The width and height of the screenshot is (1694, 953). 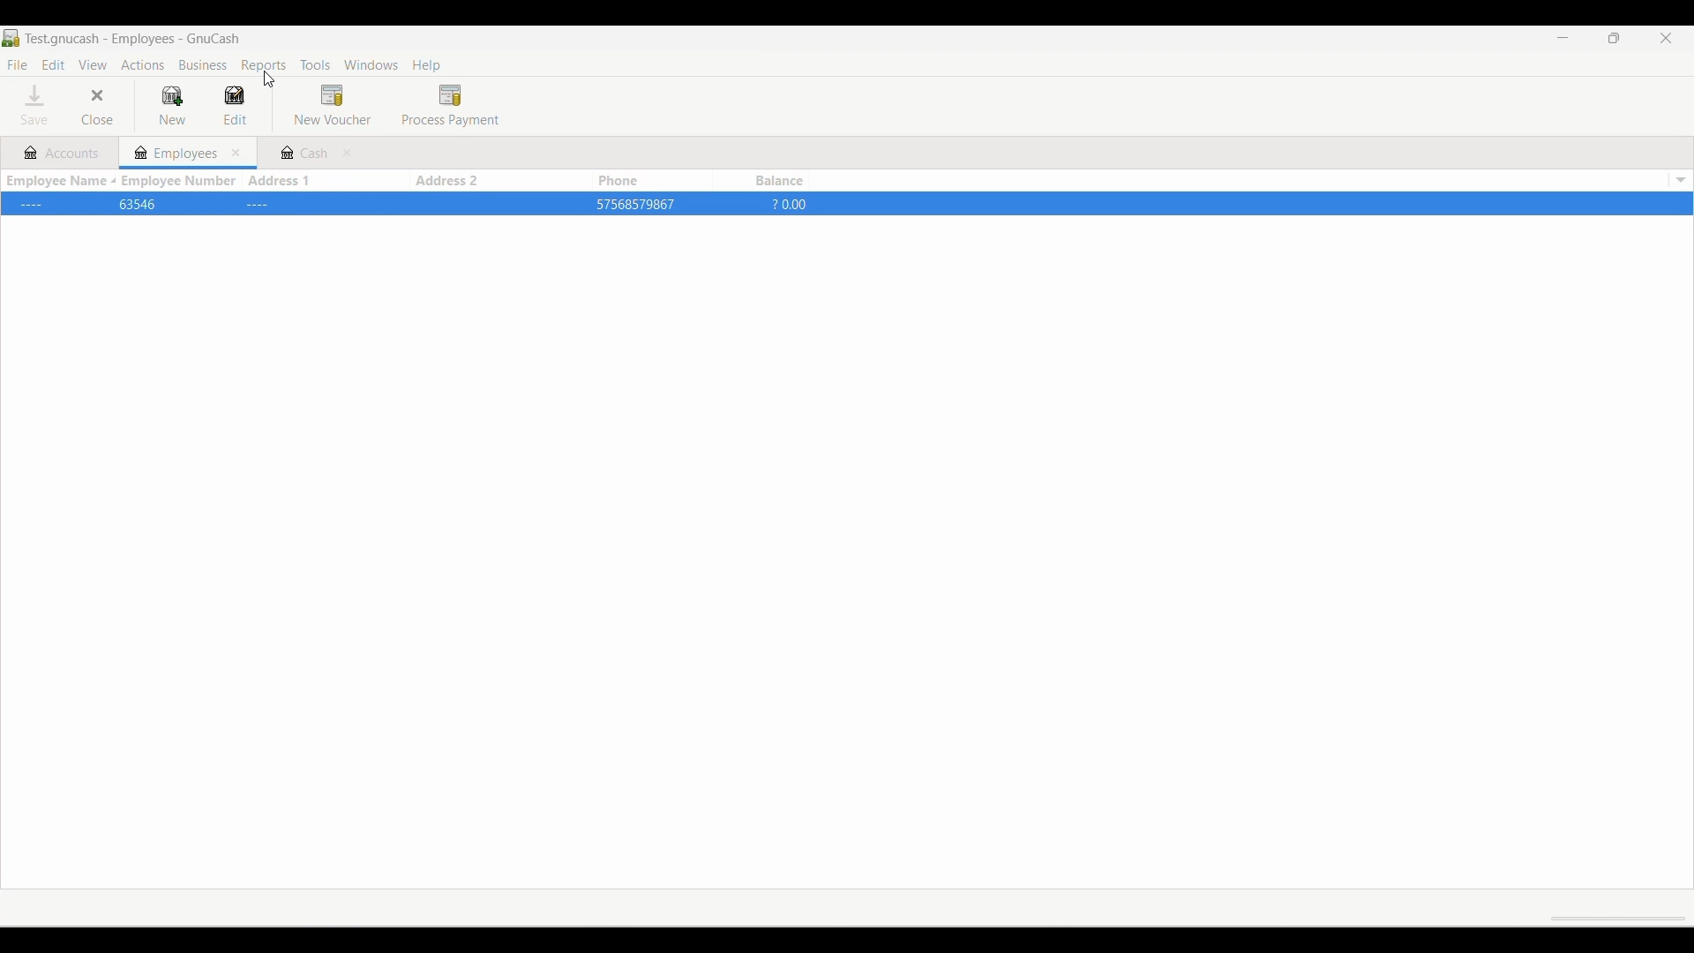 What do you see at coordinates (1666, 38) in the screenshot?
I see `Close interface` at bounding box center [1666, 38].